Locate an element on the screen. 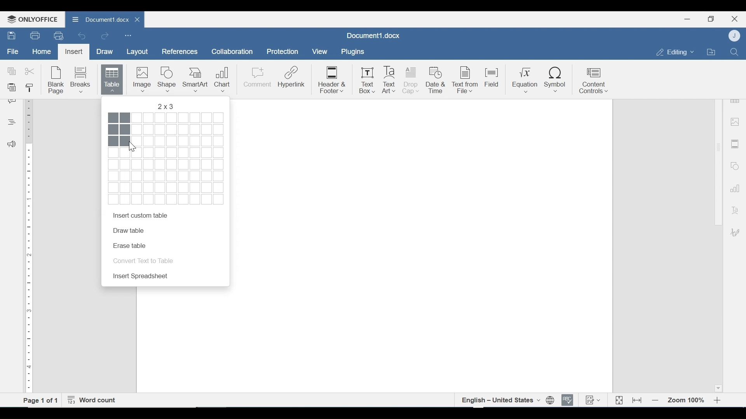 The height and width of the screenshot is (419, 746). Graph is located at coordinates (733, 187).